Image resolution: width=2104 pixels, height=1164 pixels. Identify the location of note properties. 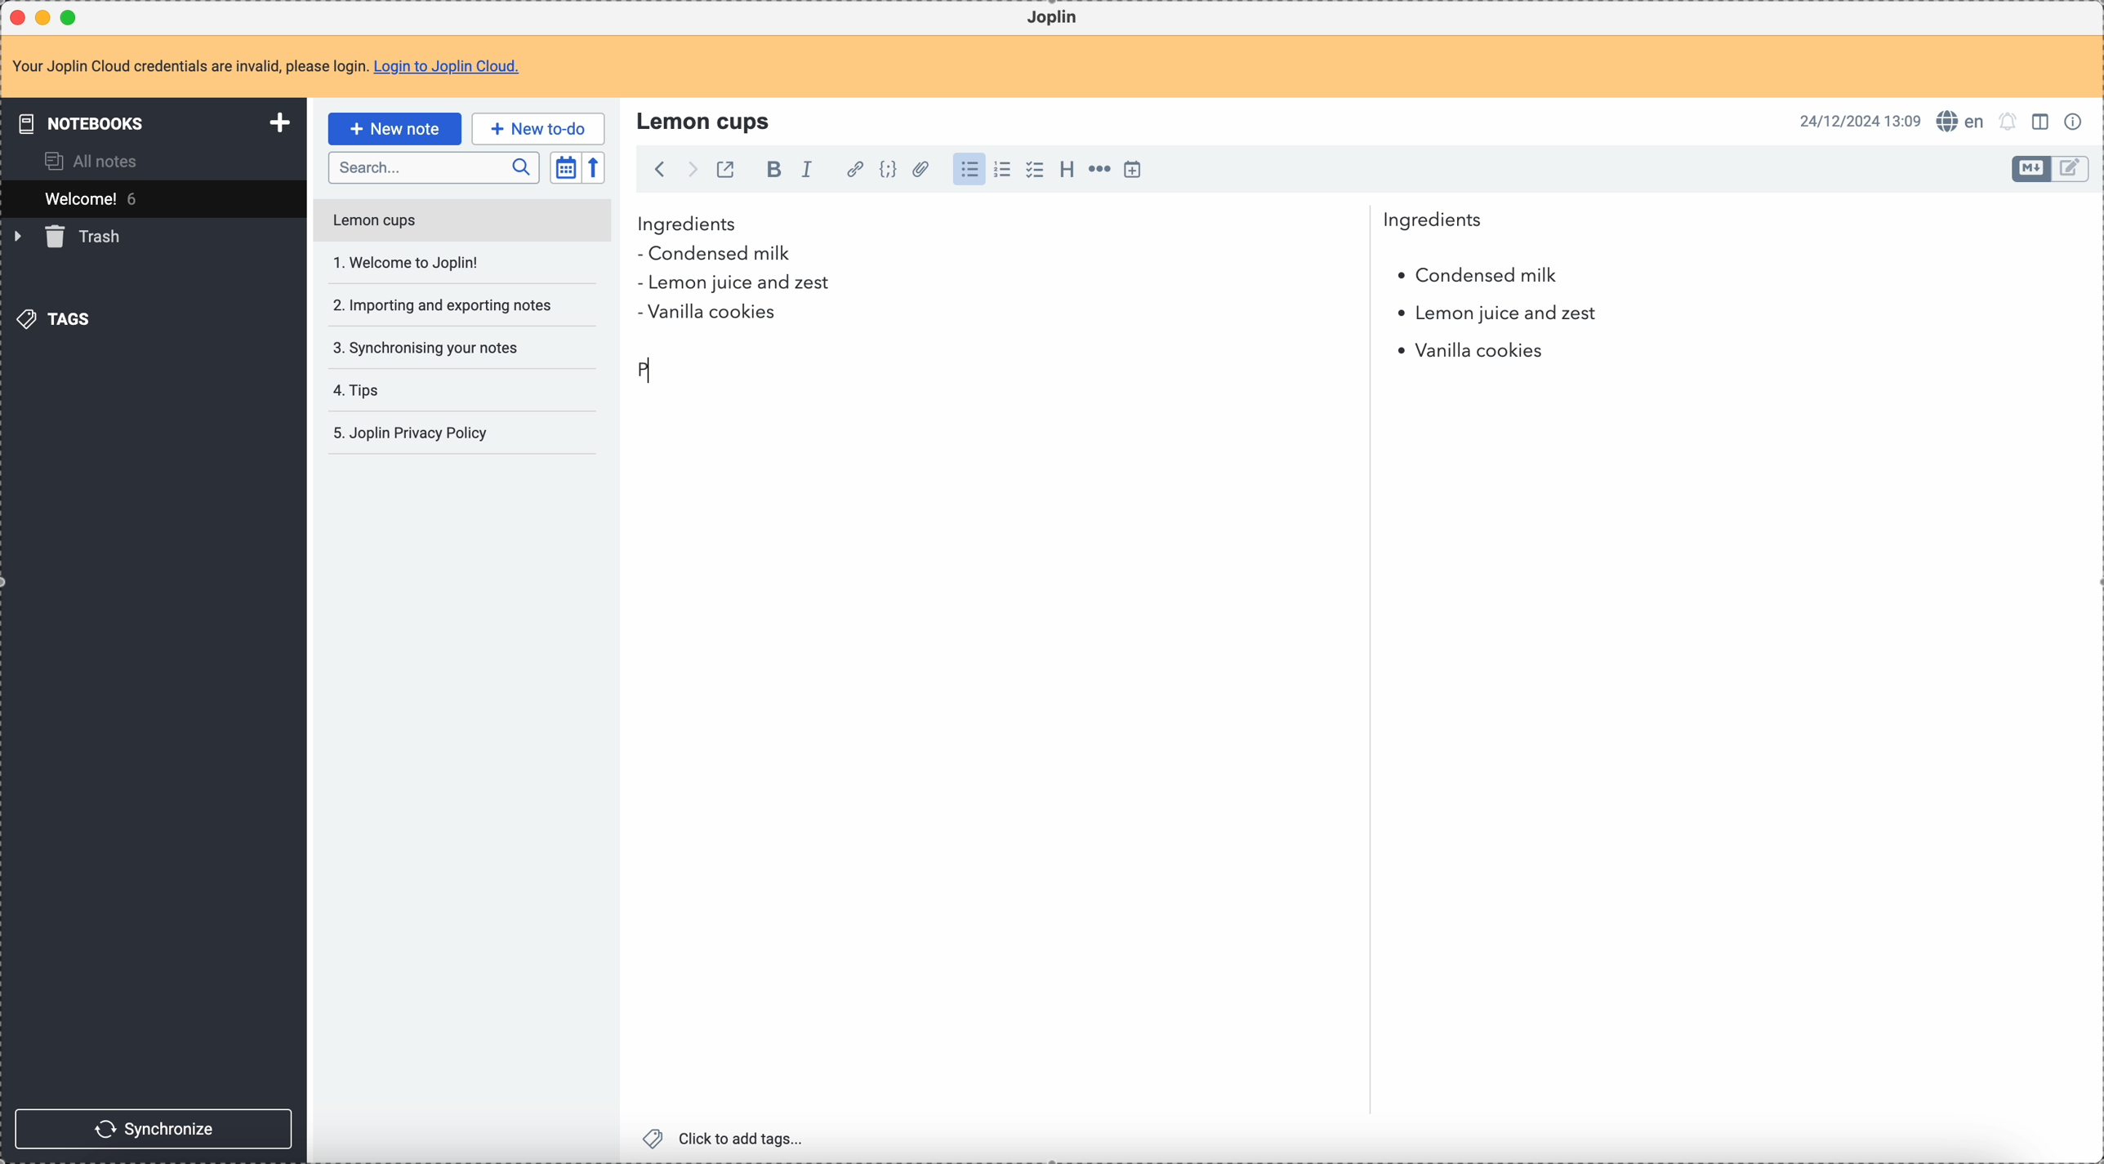
(2076, 120).